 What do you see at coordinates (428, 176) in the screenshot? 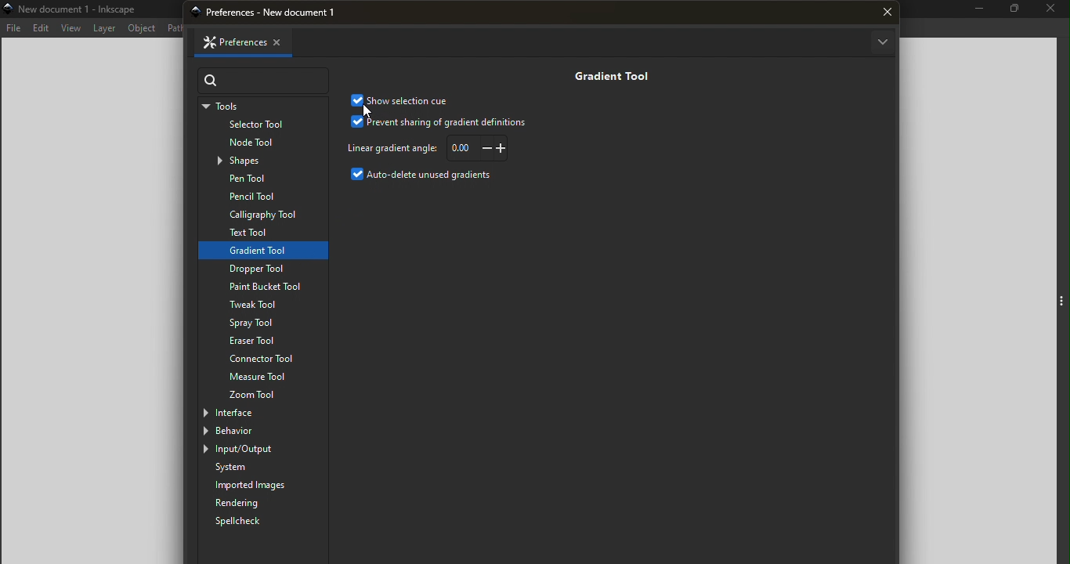
I see `Auto-delete unused gradients` at bounding box center [428, 176].